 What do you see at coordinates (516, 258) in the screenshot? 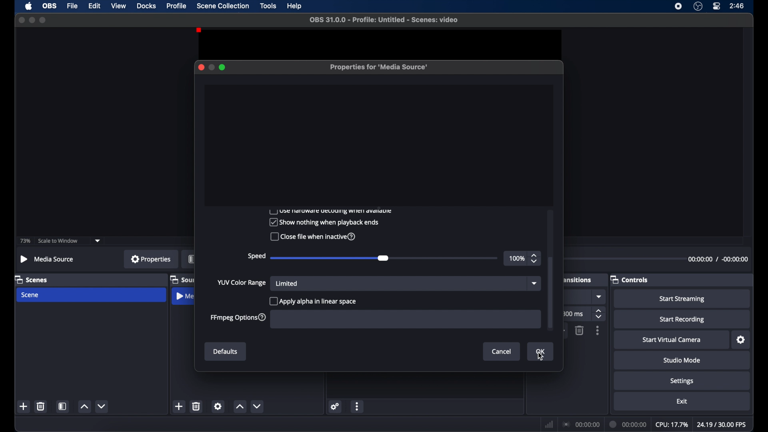
I see `100%` at bounding box center [516, 258].